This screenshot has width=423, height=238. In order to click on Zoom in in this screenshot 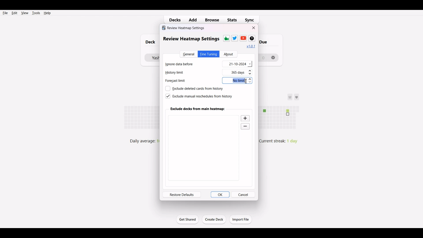, I will do `click(246, 118)`.